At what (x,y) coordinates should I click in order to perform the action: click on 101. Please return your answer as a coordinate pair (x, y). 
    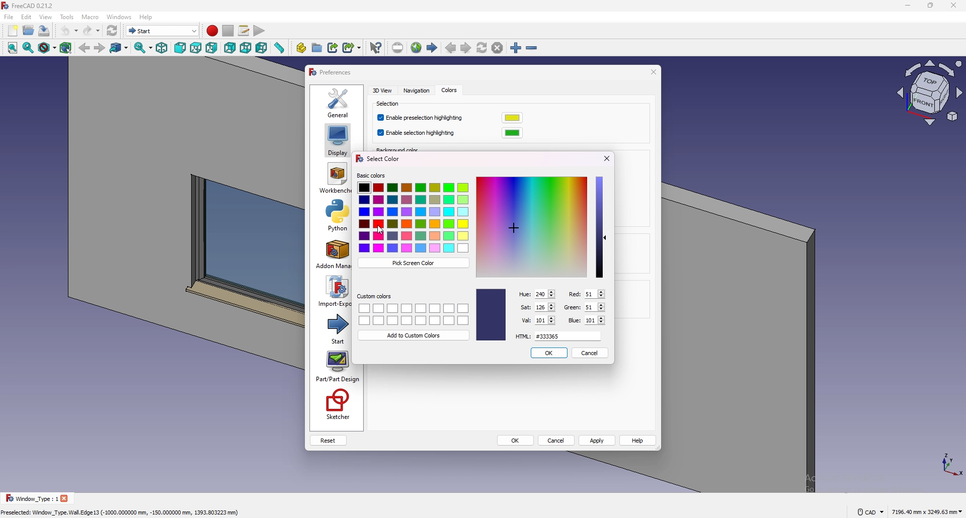
    Looking at the image, I should click on (595, 320).